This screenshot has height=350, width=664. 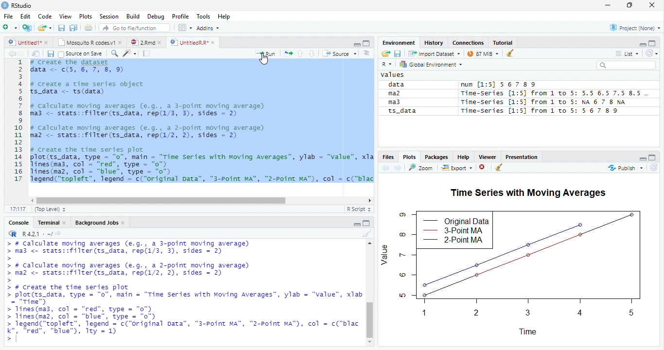 What do you see at coordinates (624, 168) in the screenshot?
I see `Publish` at bounding box center [624, 168].